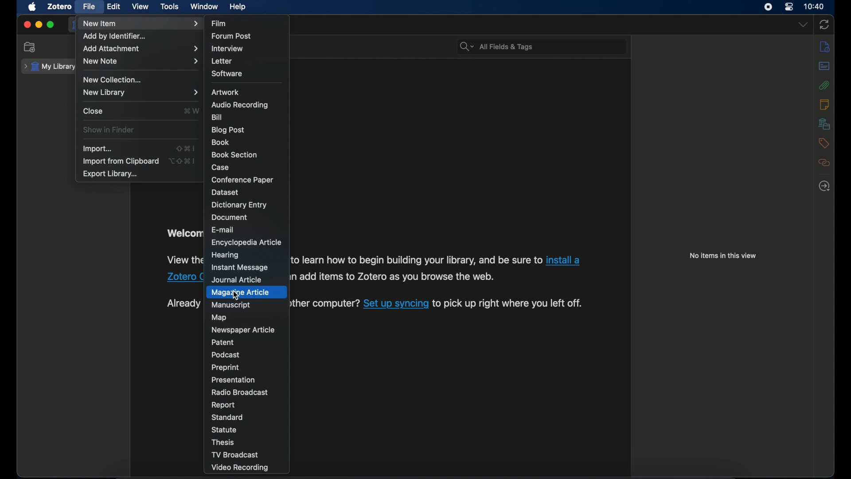 The height and width of the screenshot is (479, 851). Describe the element at coordinates (248, 243) in the screenshot. I see `encyclopedia article` at that location.